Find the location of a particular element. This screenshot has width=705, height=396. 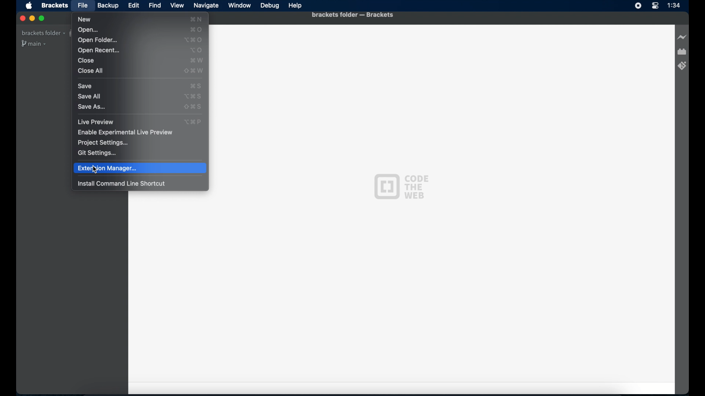

Brackets folder - Brackets is located at coordinates (340, 15).